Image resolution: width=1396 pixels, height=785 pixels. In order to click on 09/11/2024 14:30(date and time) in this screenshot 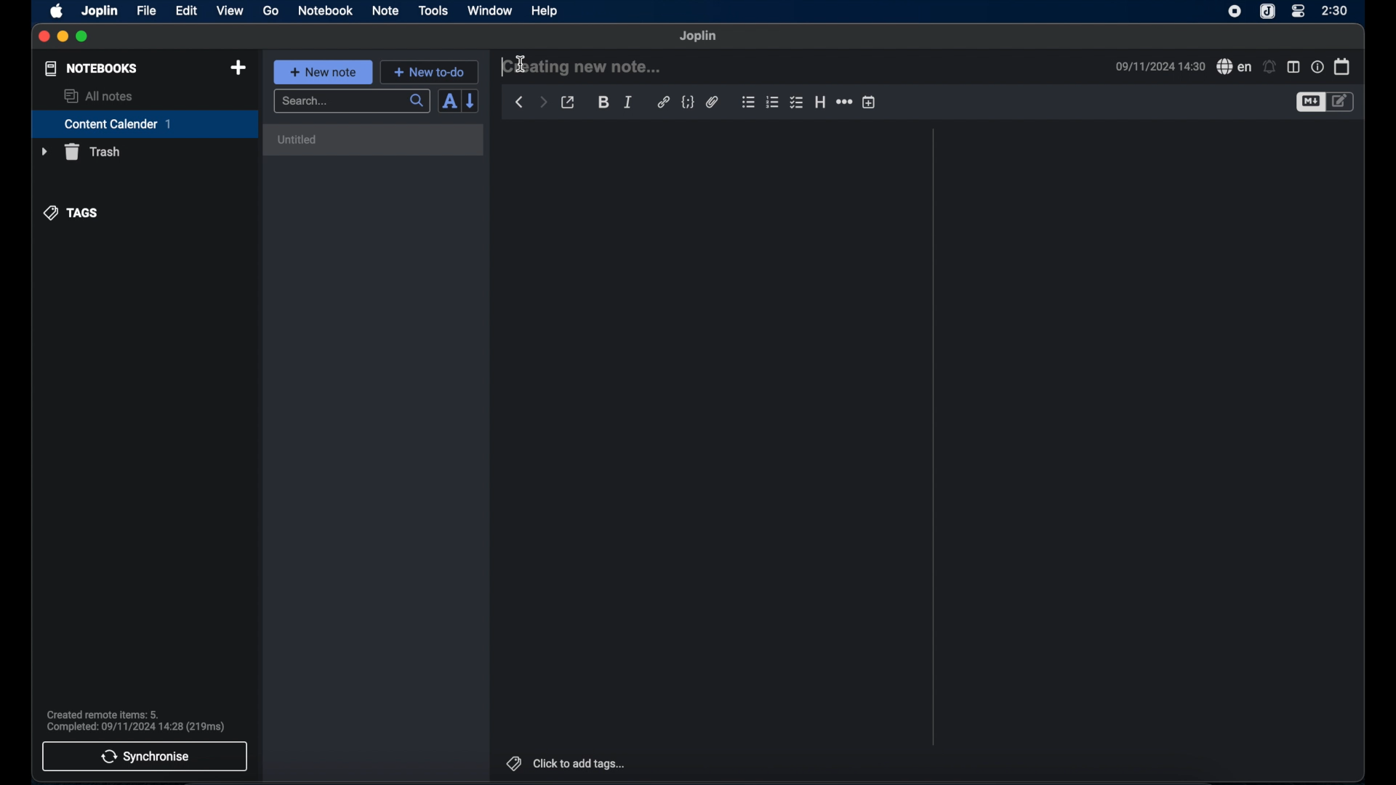, I will do `click(1160, 66)`.